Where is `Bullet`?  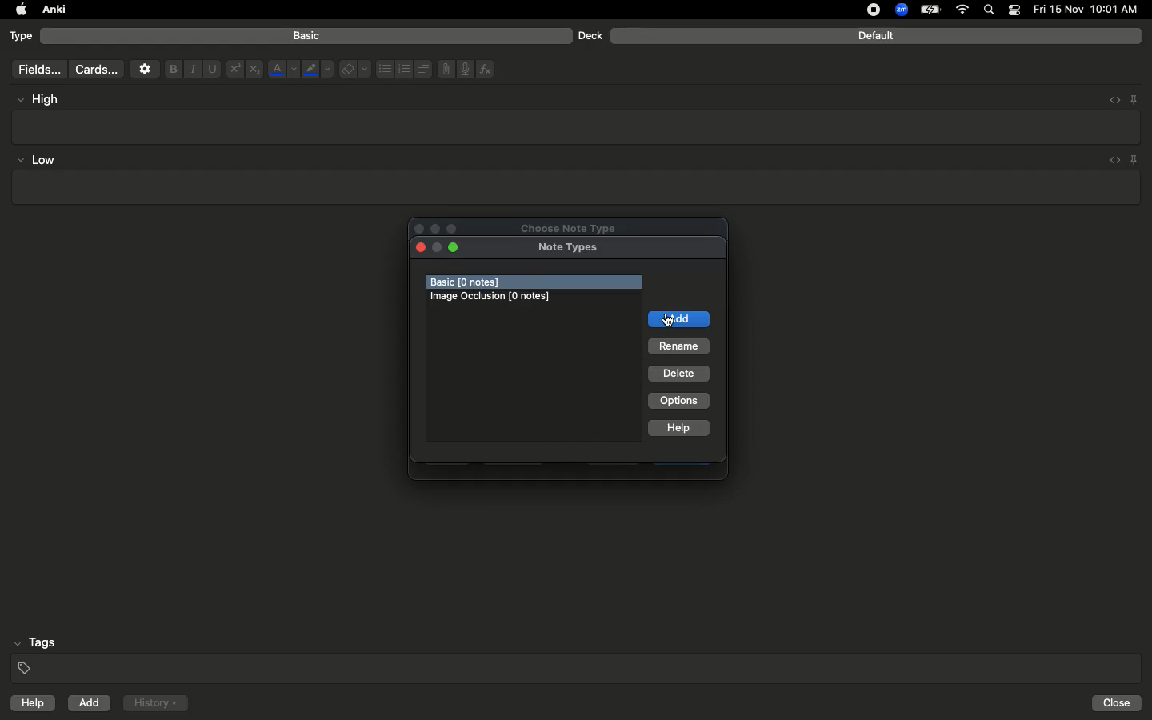 Bullet is located at coordinates (384, 69).